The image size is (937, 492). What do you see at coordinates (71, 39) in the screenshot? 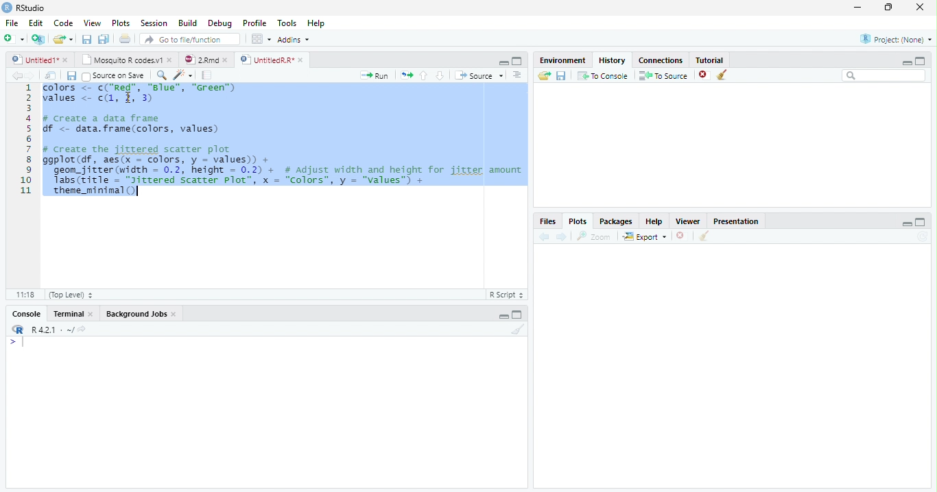
I see `Open recent files` at bounding box center [71, 39].